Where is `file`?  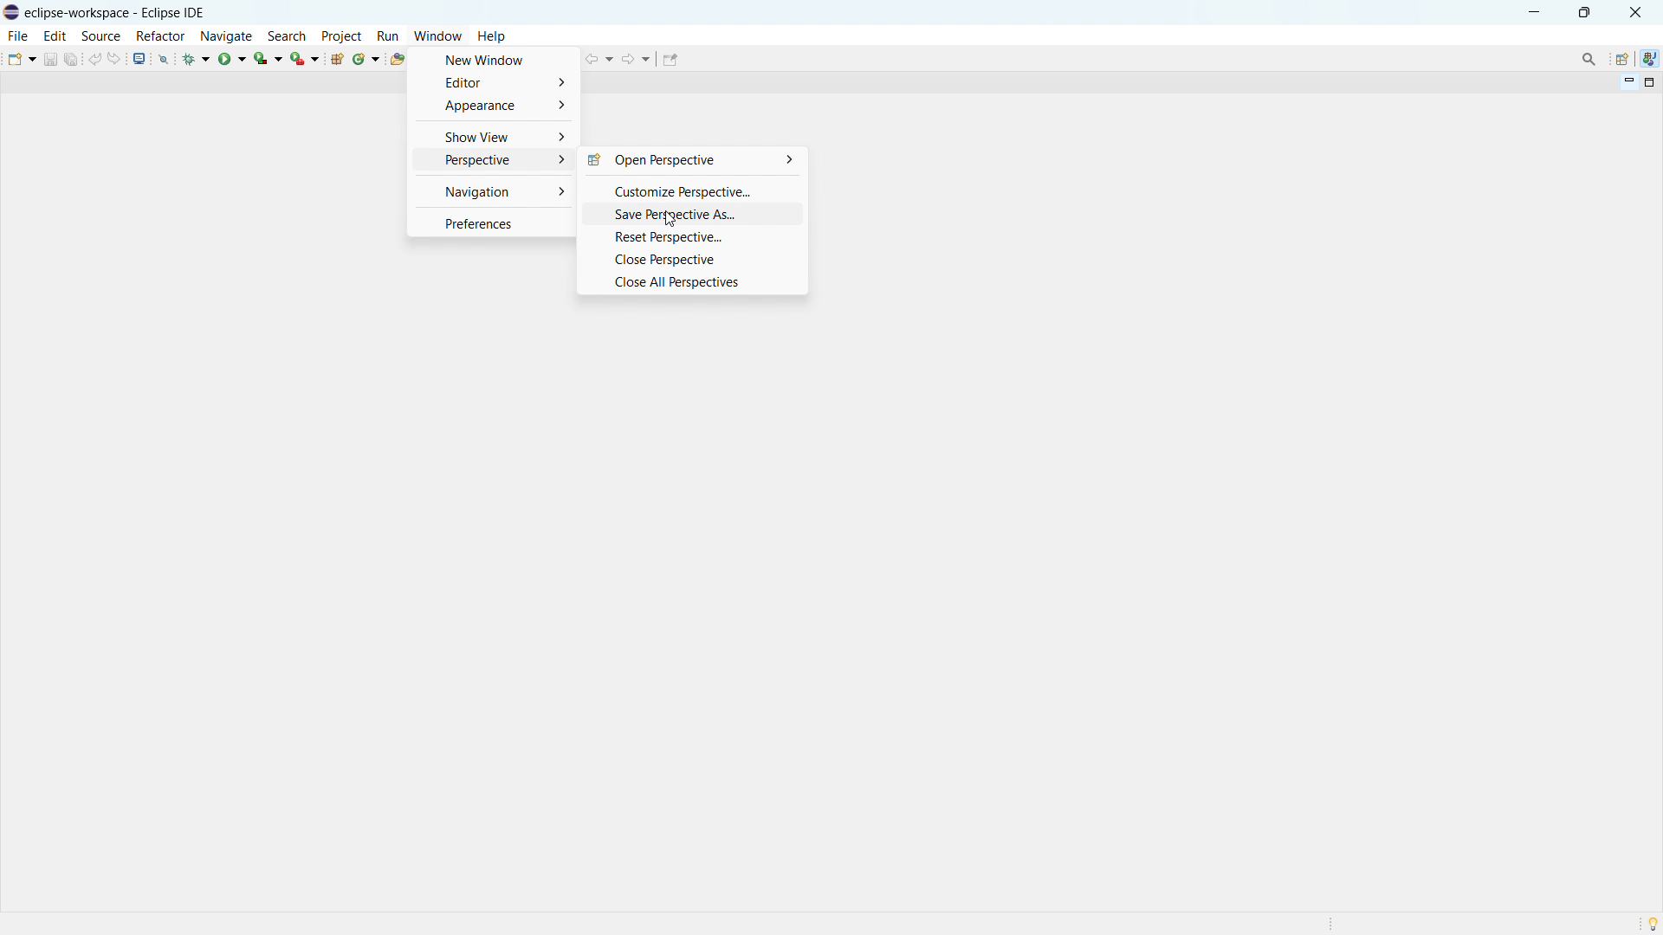
file is located at coordinates (19, 36).